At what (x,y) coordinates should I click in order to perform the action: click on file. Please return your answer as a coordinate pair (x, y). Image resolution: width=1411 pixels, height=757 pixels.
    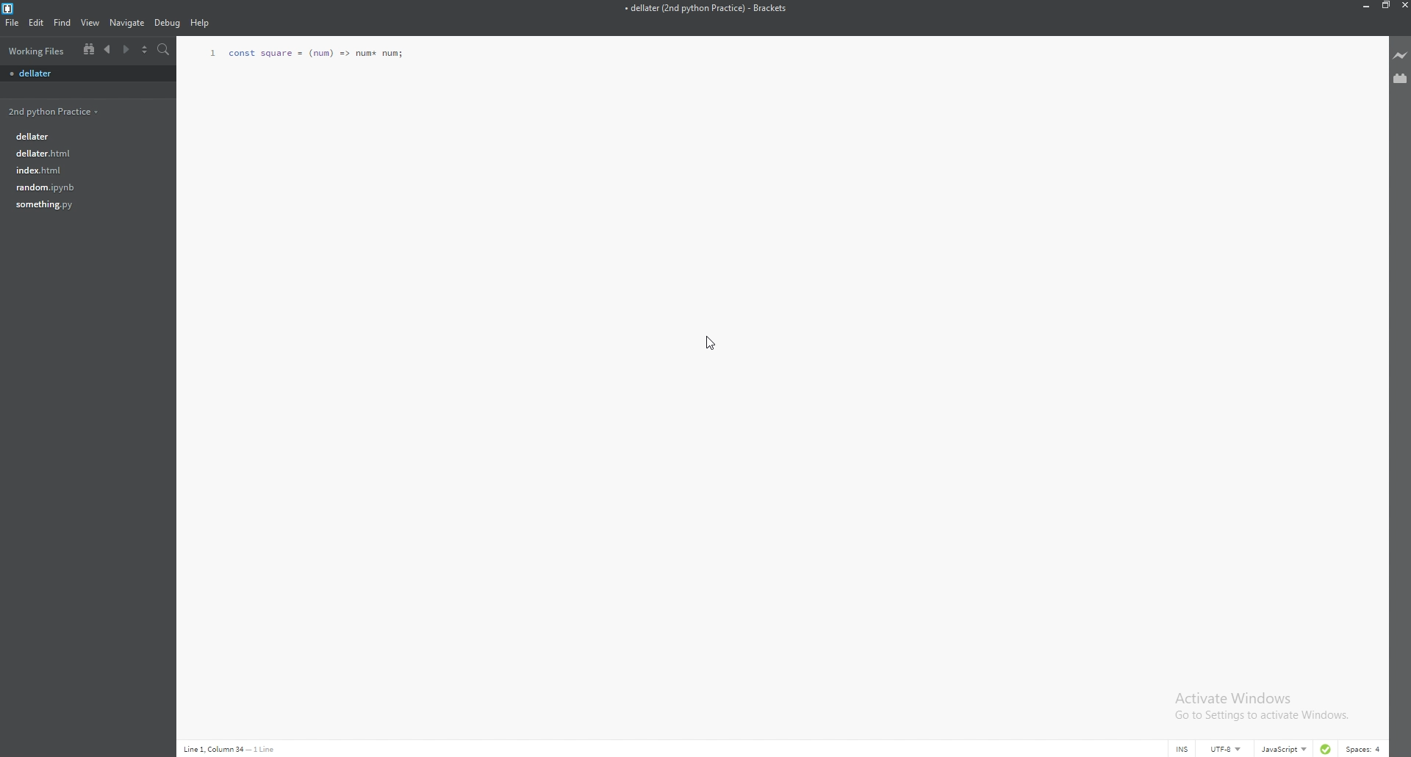
    Looking at the image, I should click on (84, 152).